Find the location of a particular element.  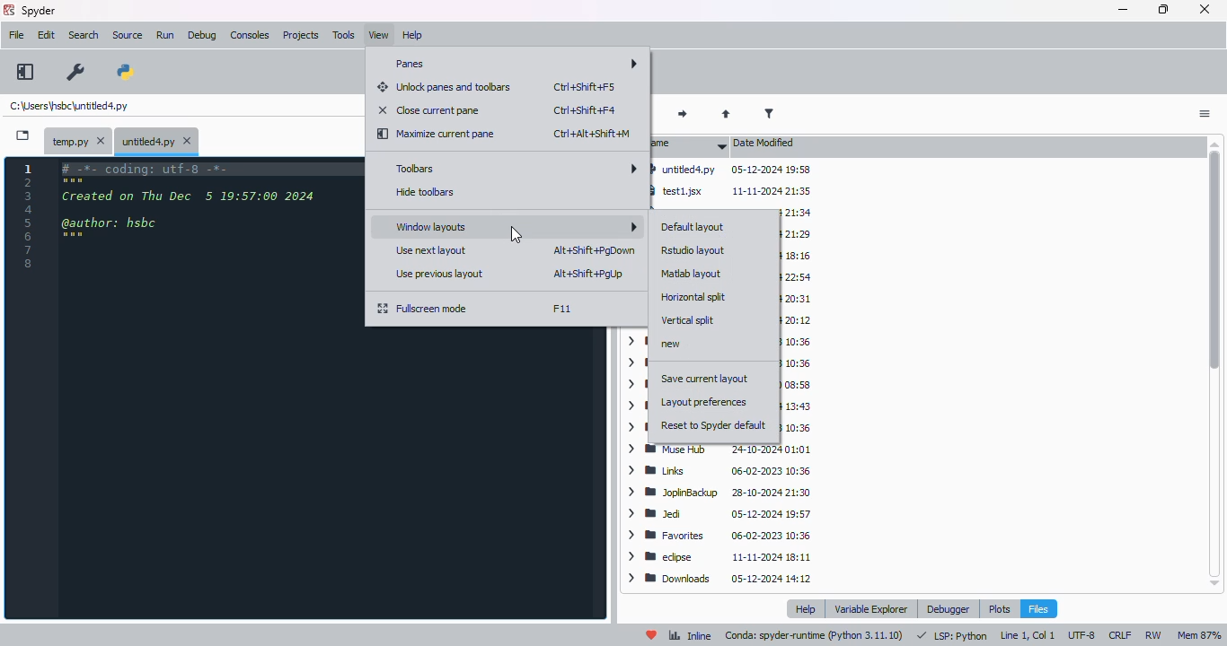

help spyder! is located at coordinates (652, 635).